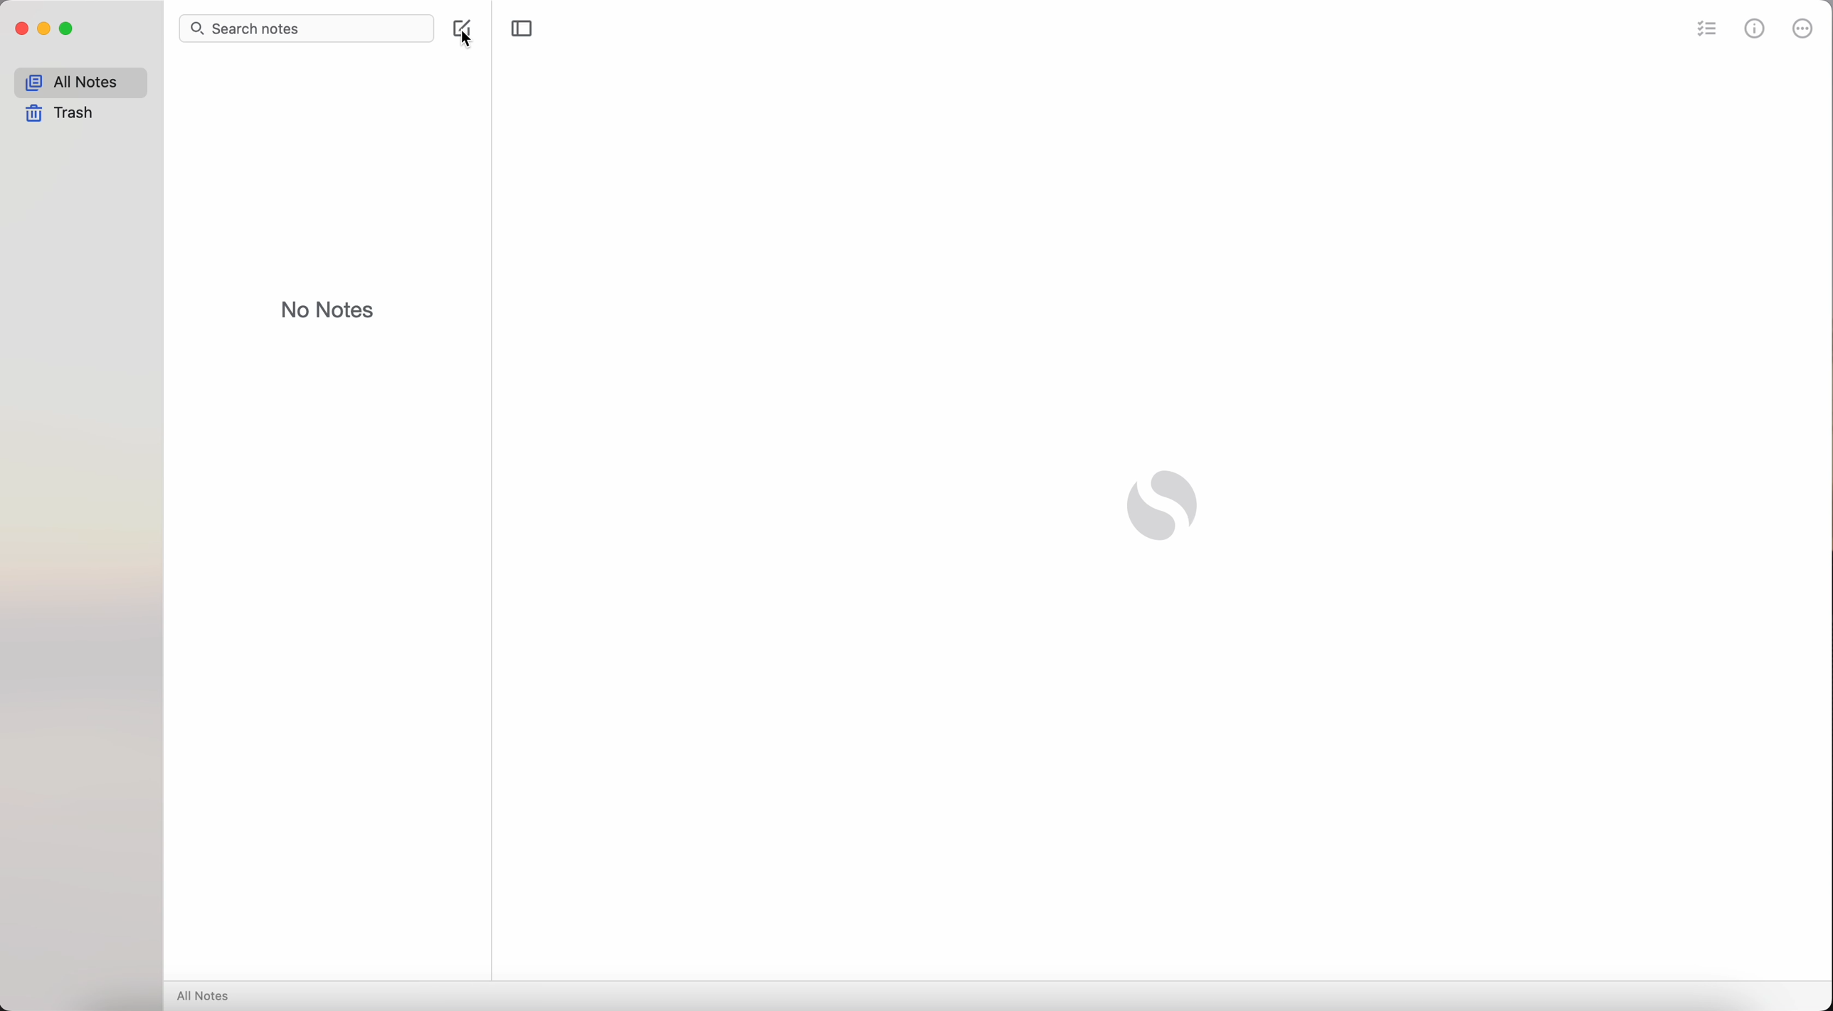  Describe the element at coordinates (331, 308) in the screenshot. I see `No notes` at that location.